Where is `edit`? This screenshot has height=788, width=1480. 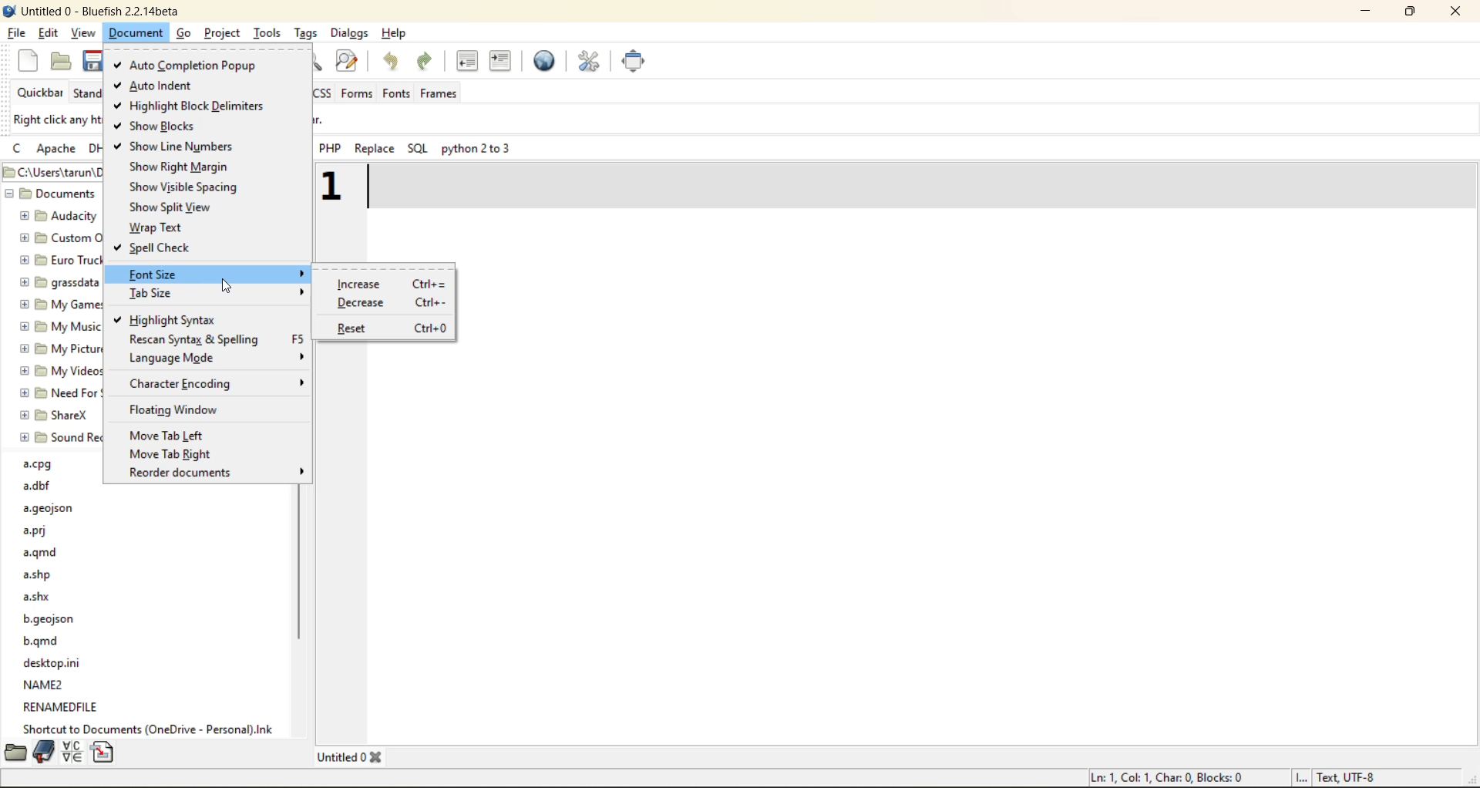
edit is located at coordinates (49, 32).